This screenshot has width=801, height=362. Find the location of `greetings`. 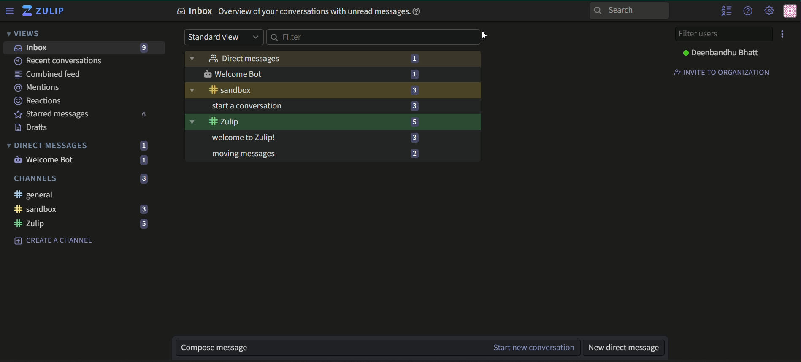

greetings is located at coordinates (301, 107).